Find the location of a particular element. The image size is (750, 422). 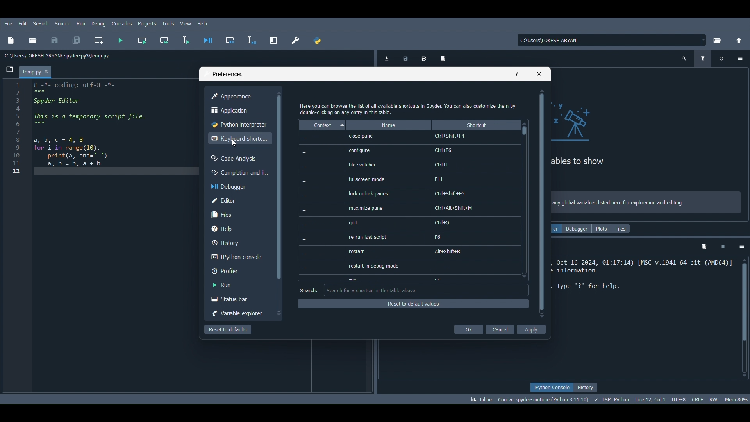

view is located at coordinates (186, 23).